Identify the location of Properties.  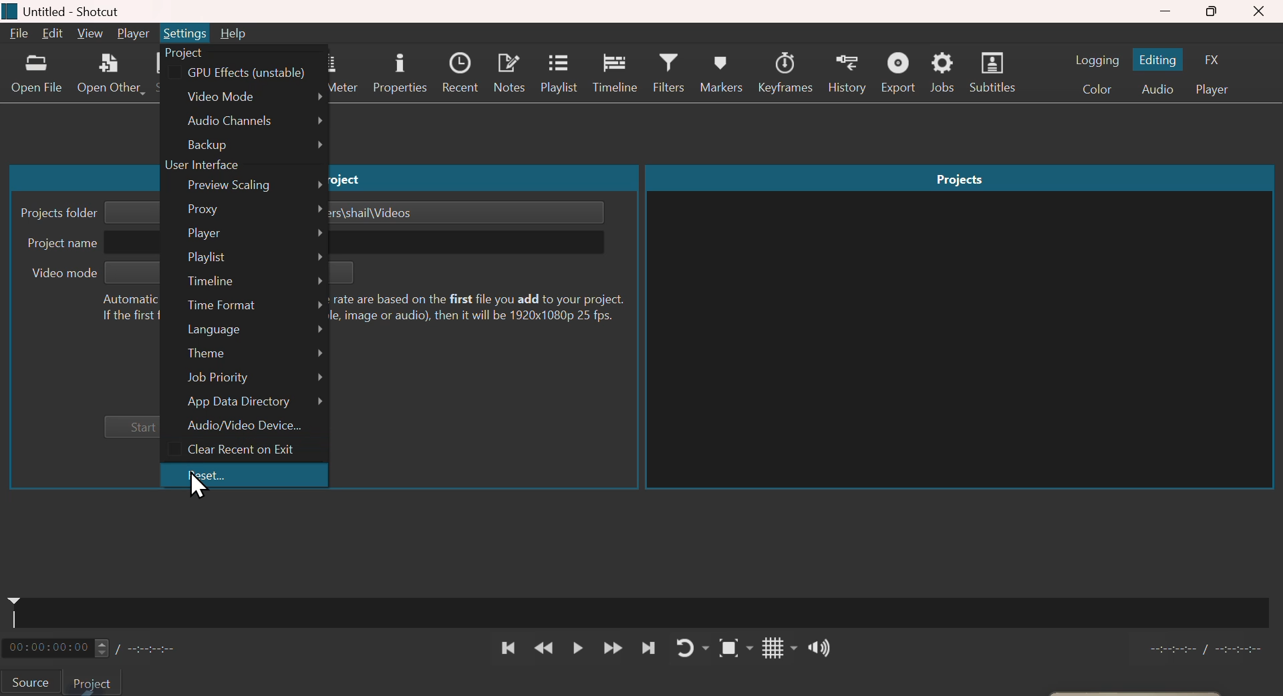
(398, 73).